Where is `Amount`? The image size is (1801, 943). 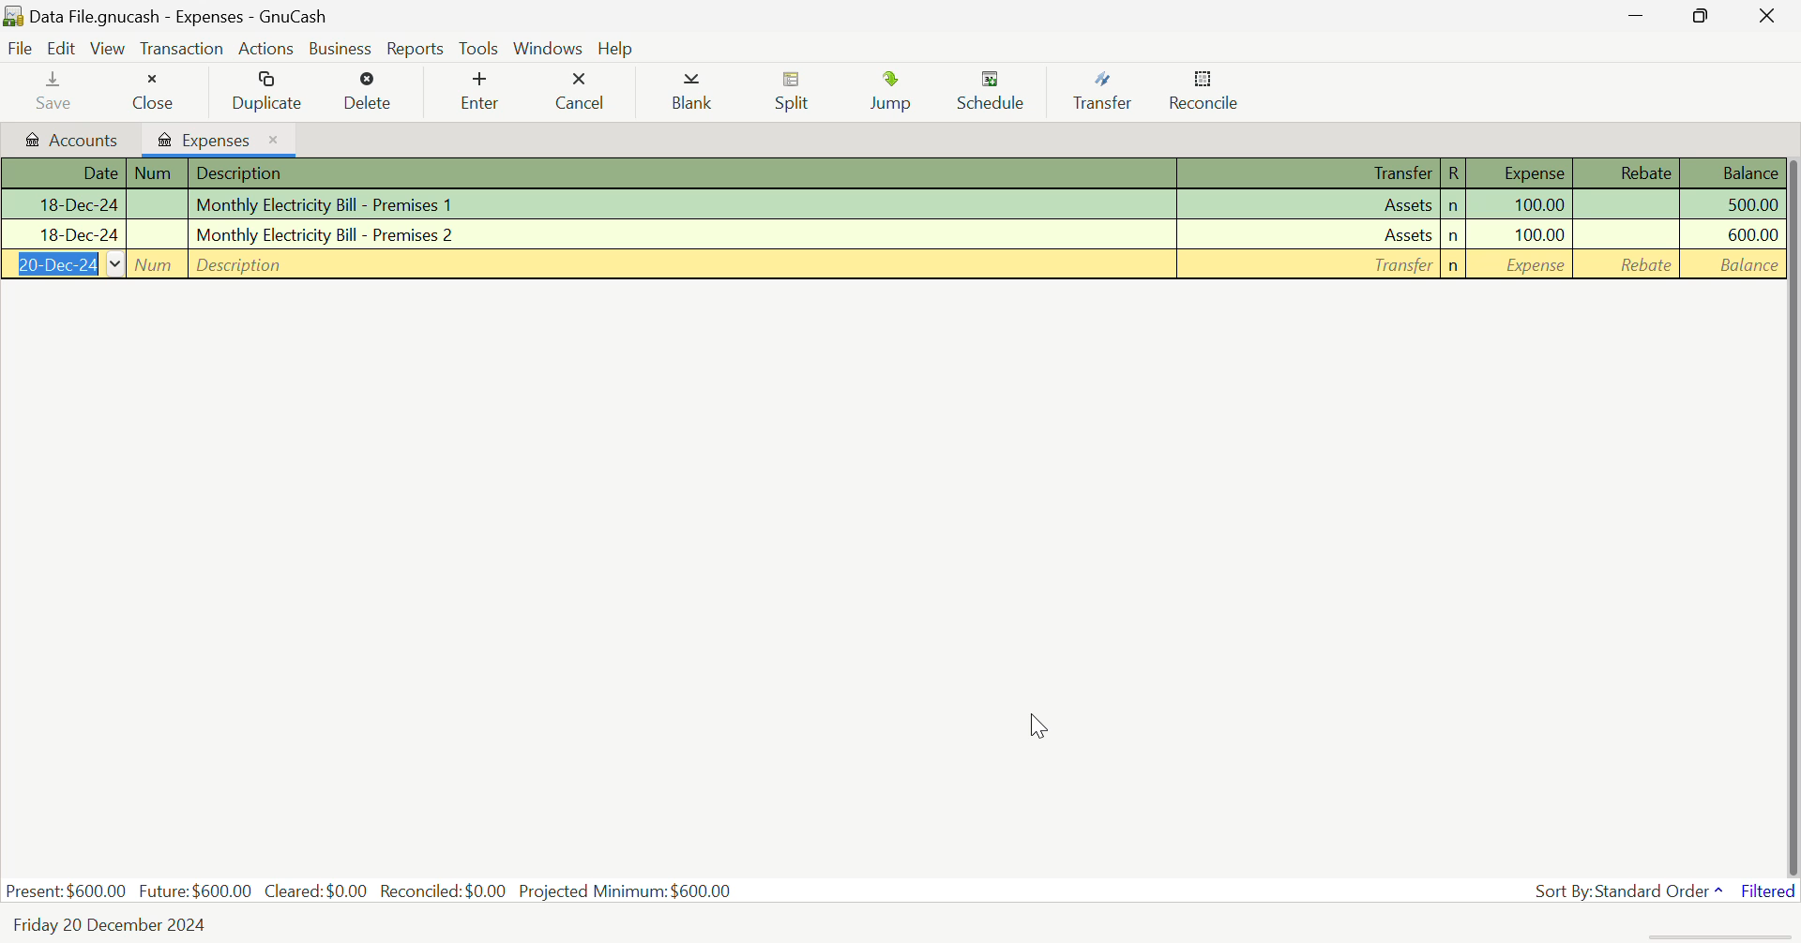 Amount is located at coordinates (1538, 264).